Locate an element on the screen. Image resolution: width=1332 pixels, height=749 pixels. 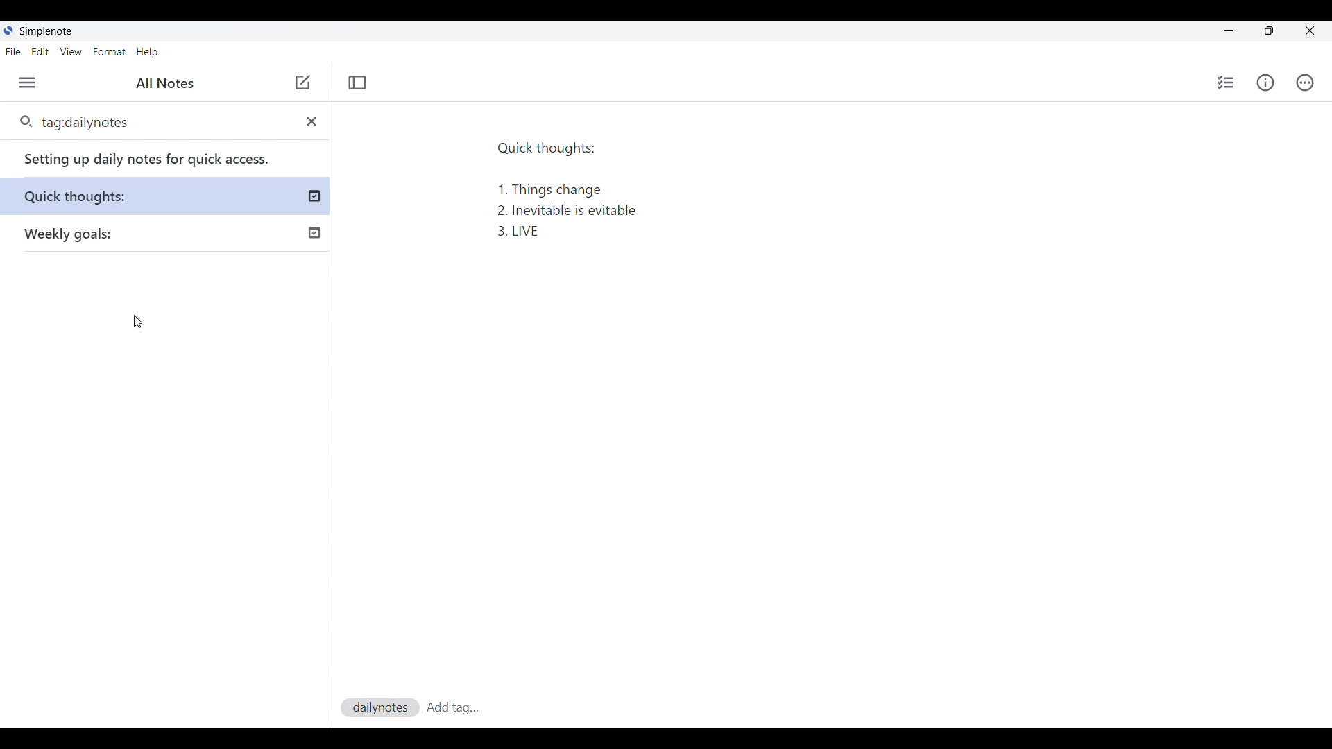
Insert checklist is located at coordinates (1225, 83).